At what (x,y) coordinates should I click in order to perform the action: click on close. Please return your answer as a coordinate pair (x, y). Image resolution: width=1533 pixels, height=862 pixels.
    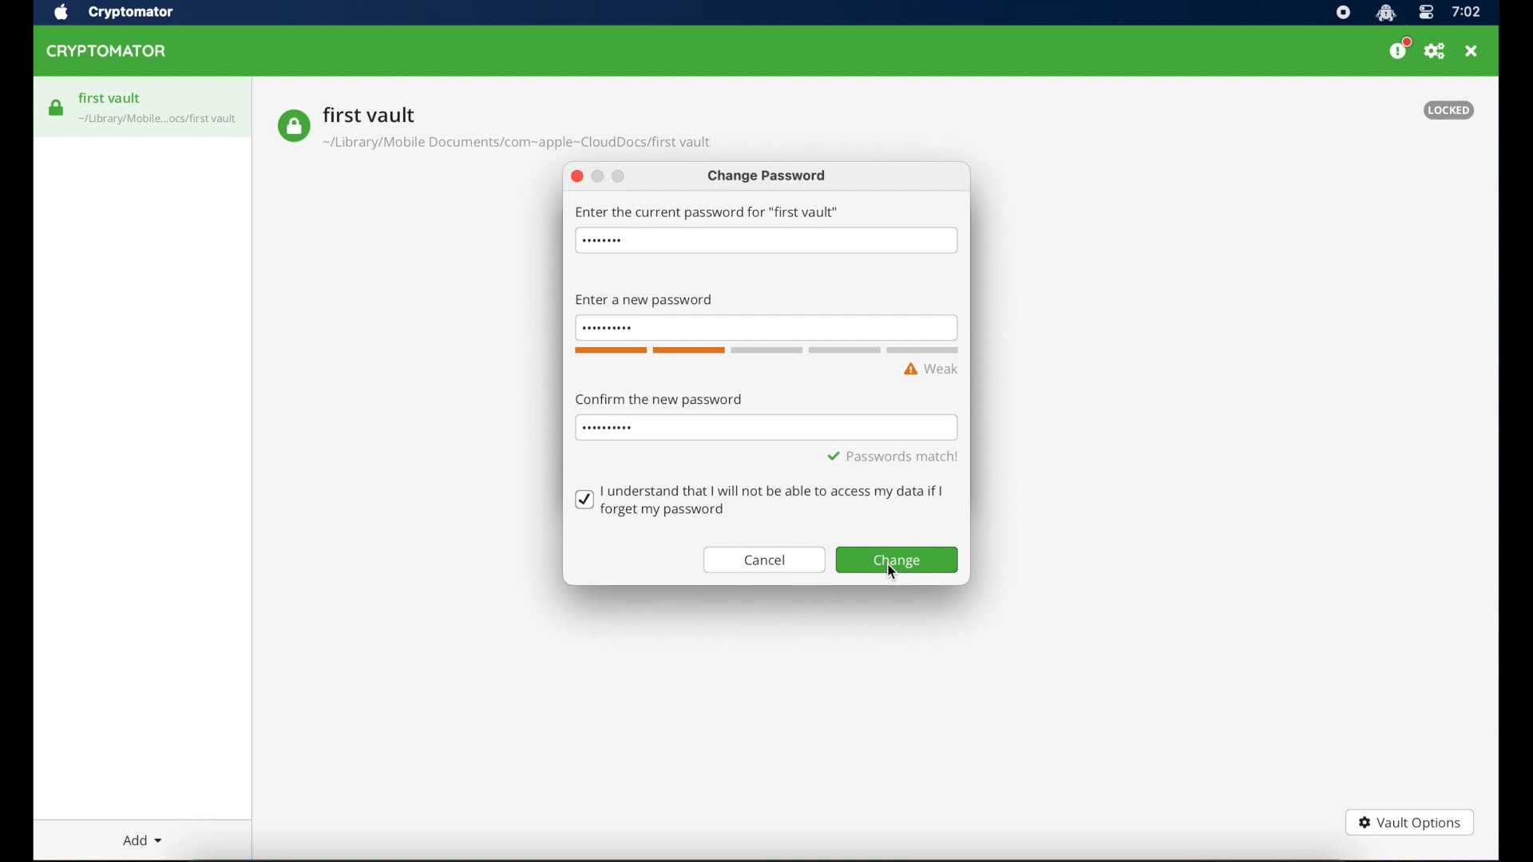
    Looking at the image, I should click on (576, 177).